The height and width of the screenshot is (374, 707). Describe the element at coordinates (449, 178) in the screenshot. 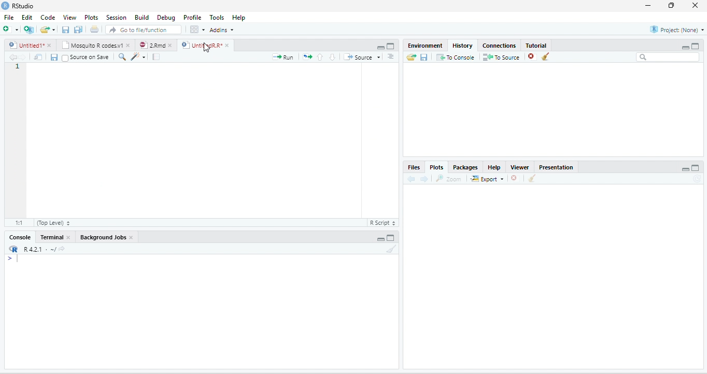

I see `zoom` at that location.